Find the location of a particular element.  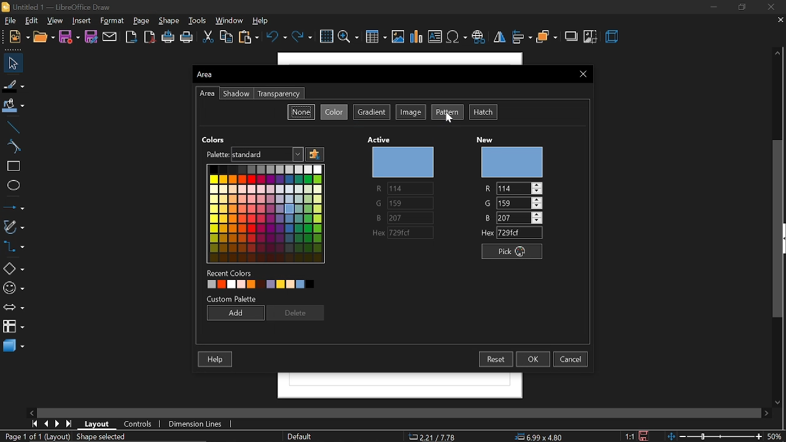

save is located at coordinates (69, 36).